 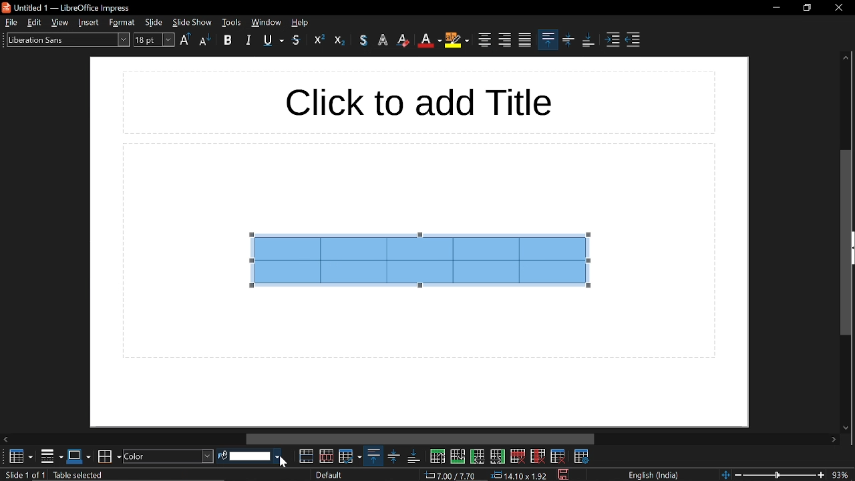 What do you see at coordinates (452, 476) in the screenshot?
I see `cursor co-ordinate` at bounding box center [452, 476].